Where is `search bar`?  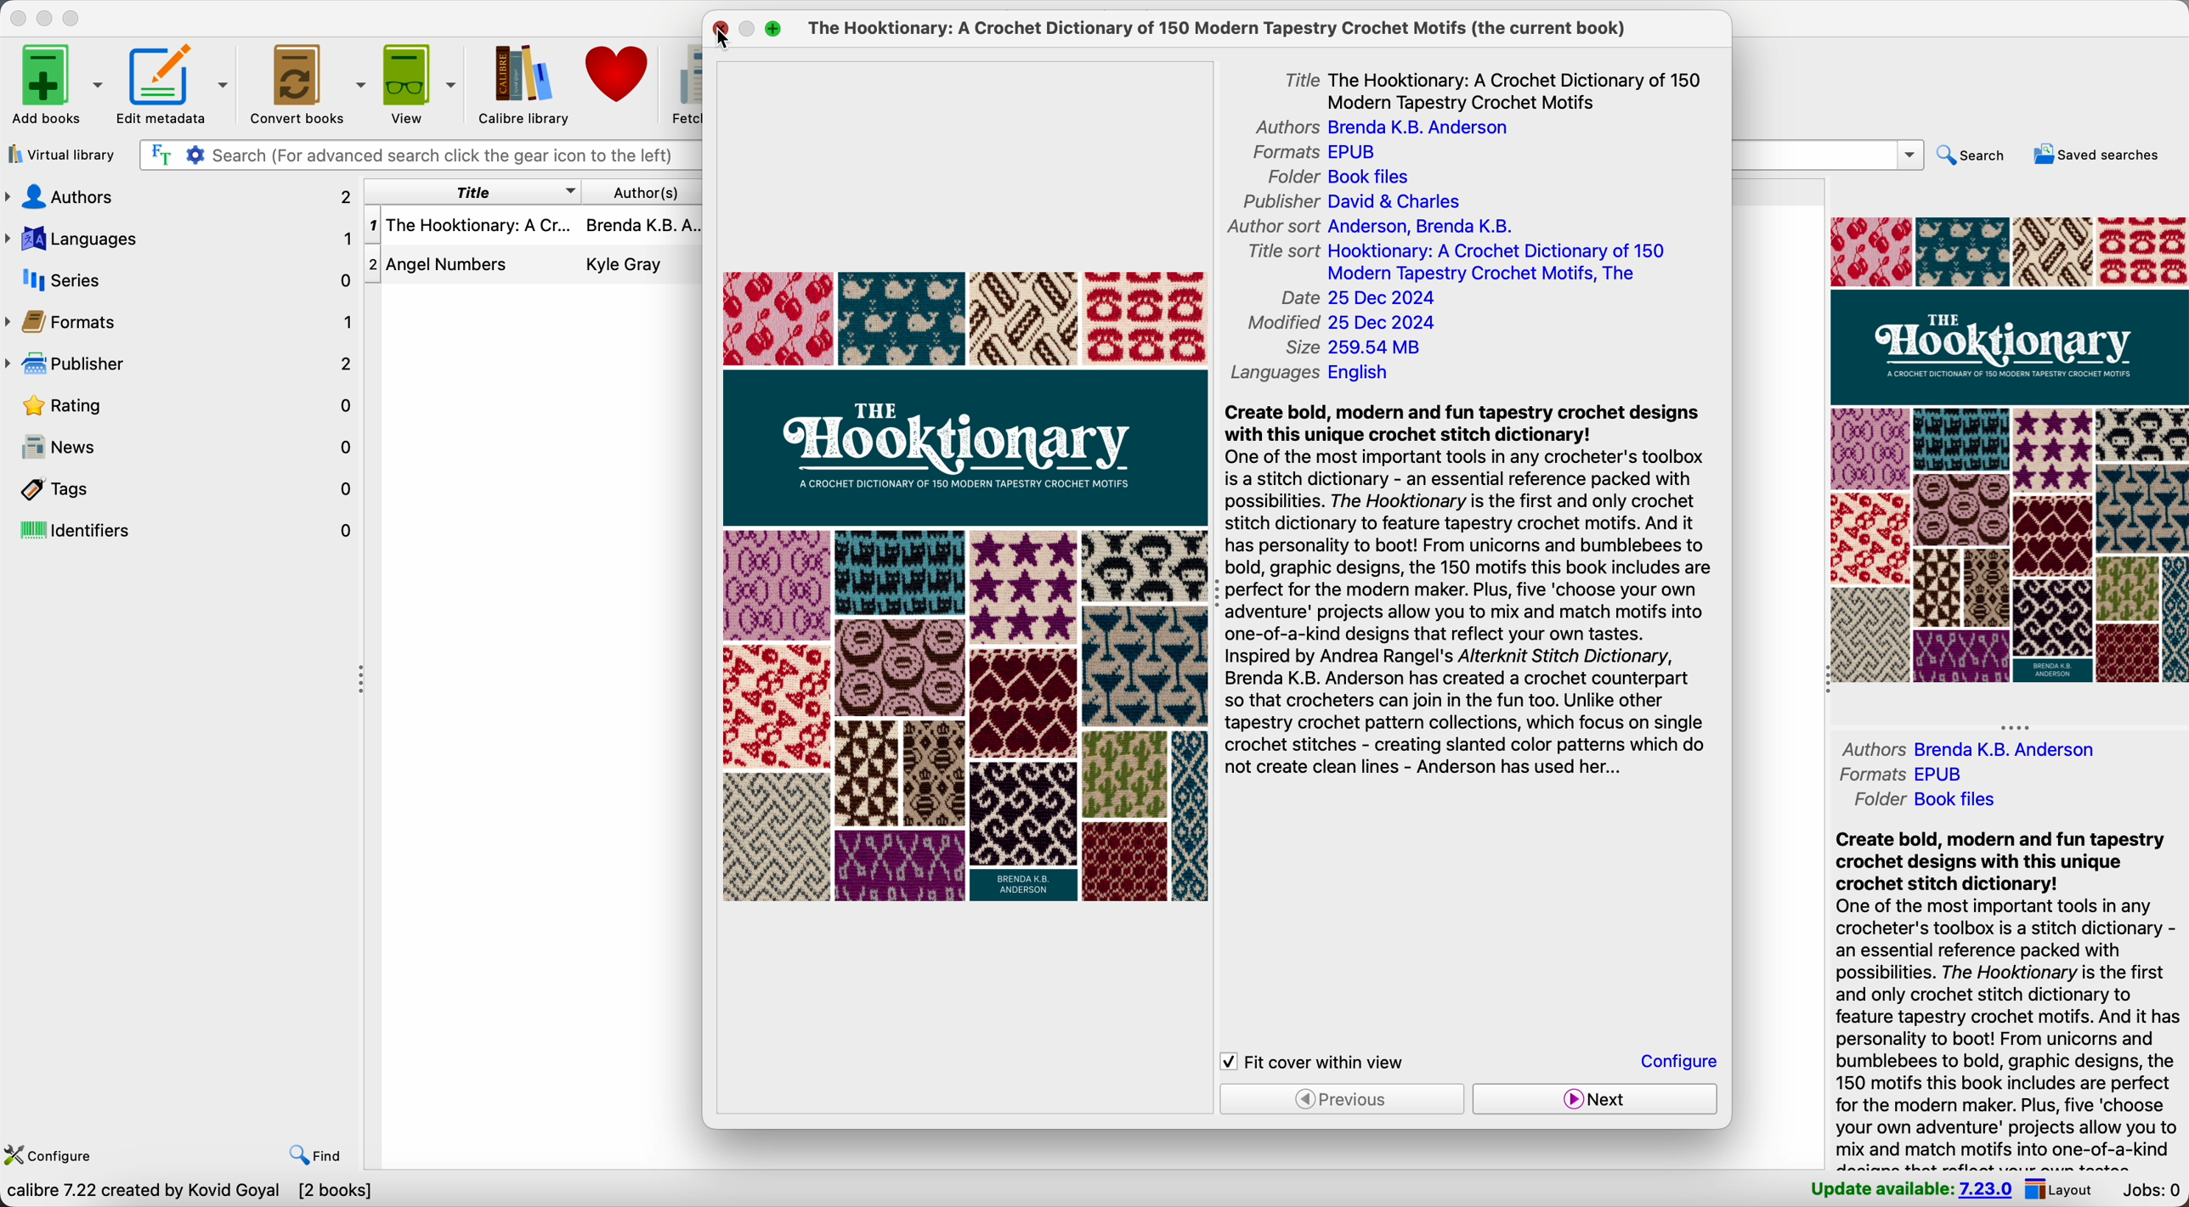
search bar is located at coordinates (1830, 155).